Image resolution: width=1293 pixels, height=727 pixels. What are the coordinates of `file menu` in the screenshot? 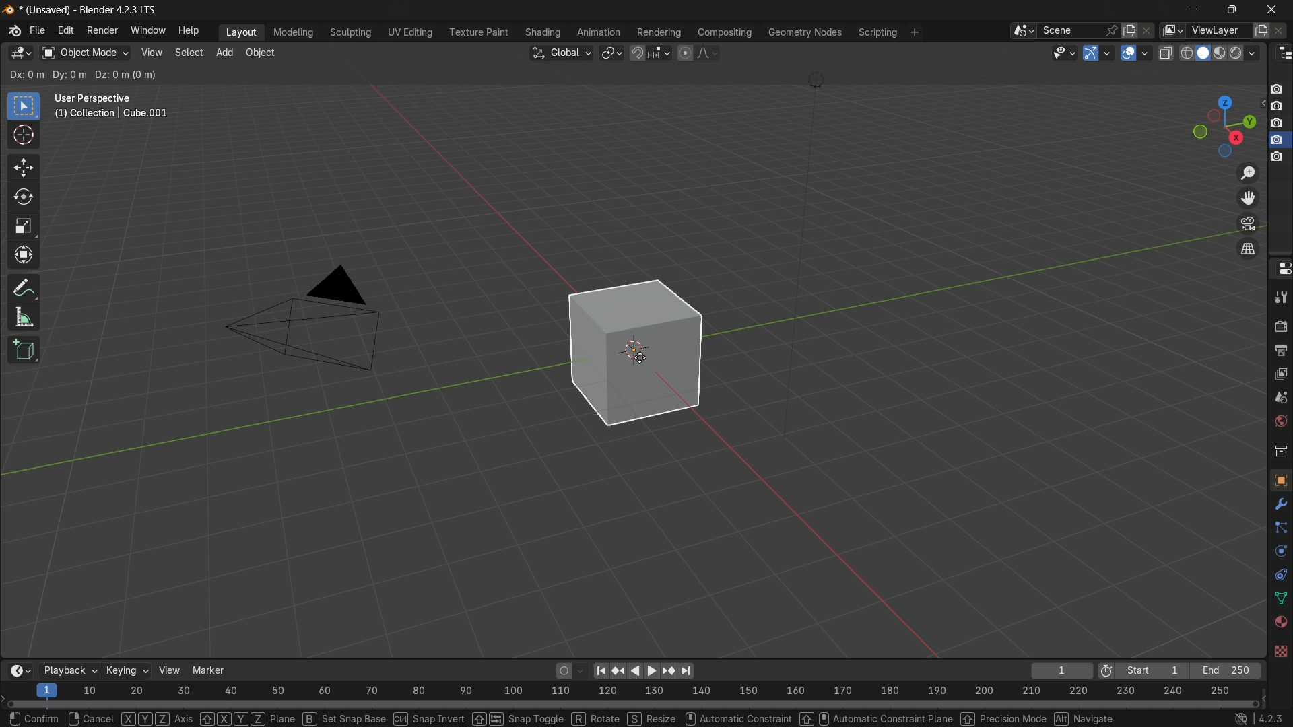 It's located at (37, 30).